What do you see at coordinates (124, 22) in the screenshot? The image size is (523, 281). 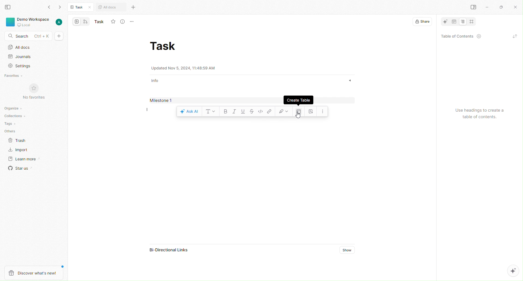 I see `View Info` at bounding box center [124, 22].